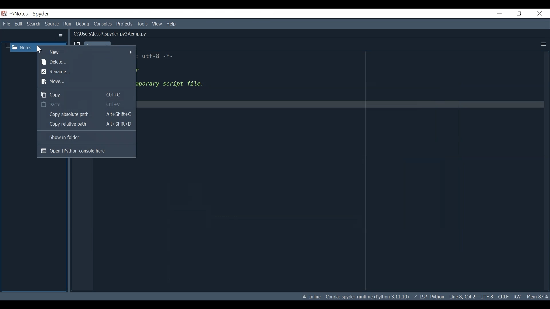 The height and width of the screenshot is (309, 550). Describe the element at coordinates (68, 23) in the screenshot. I see `Run` at that location.